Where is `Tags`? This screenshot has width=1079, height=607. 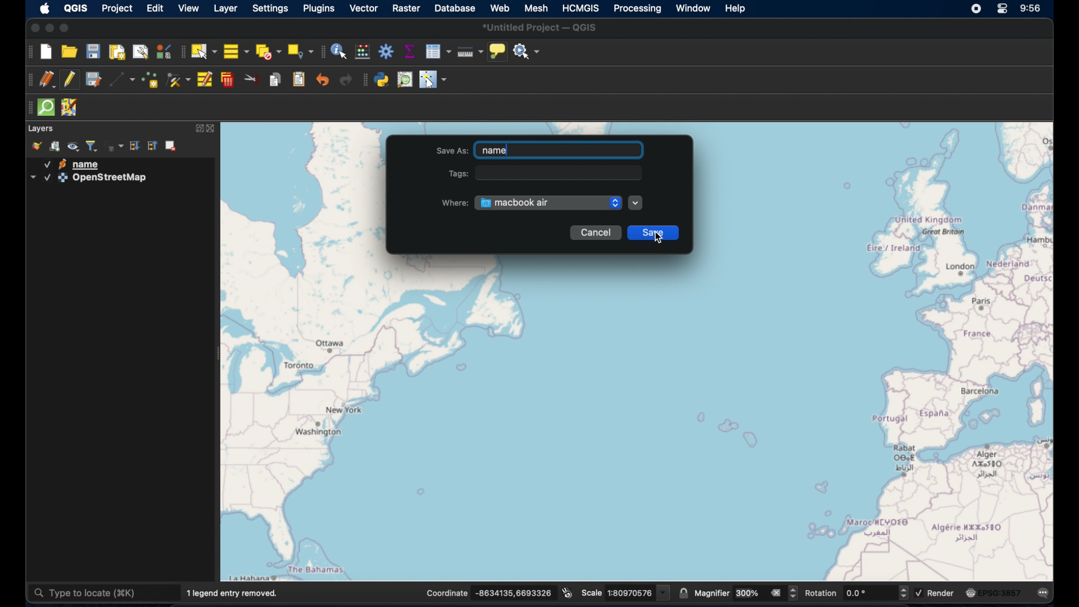
Tags is located at coordinates (548, 174).